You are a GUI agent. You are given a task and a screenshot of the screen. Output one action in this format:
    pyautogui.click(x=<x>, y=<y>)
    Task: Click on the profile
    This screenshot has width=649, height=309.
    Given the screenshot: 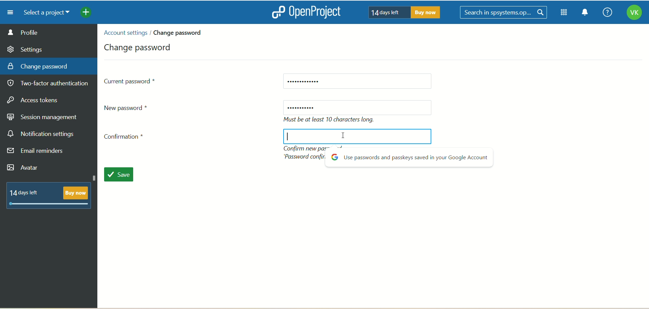 What is the action you would take?
    pyautogui.click(x=49, y=32)
    